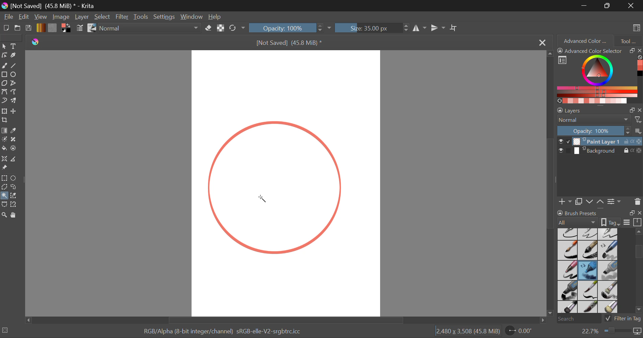  Describe the element at coordinates (284, 320) in the screenshot. I see `Scroll Bar` at that location.